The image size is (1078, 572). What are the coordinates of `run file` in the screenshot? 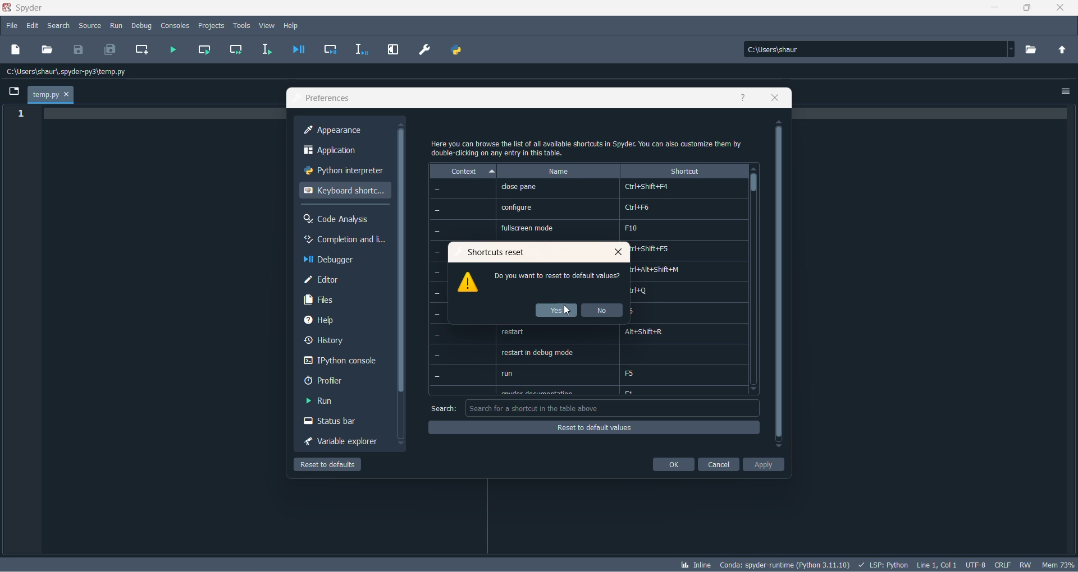 It's located at (170, 50).